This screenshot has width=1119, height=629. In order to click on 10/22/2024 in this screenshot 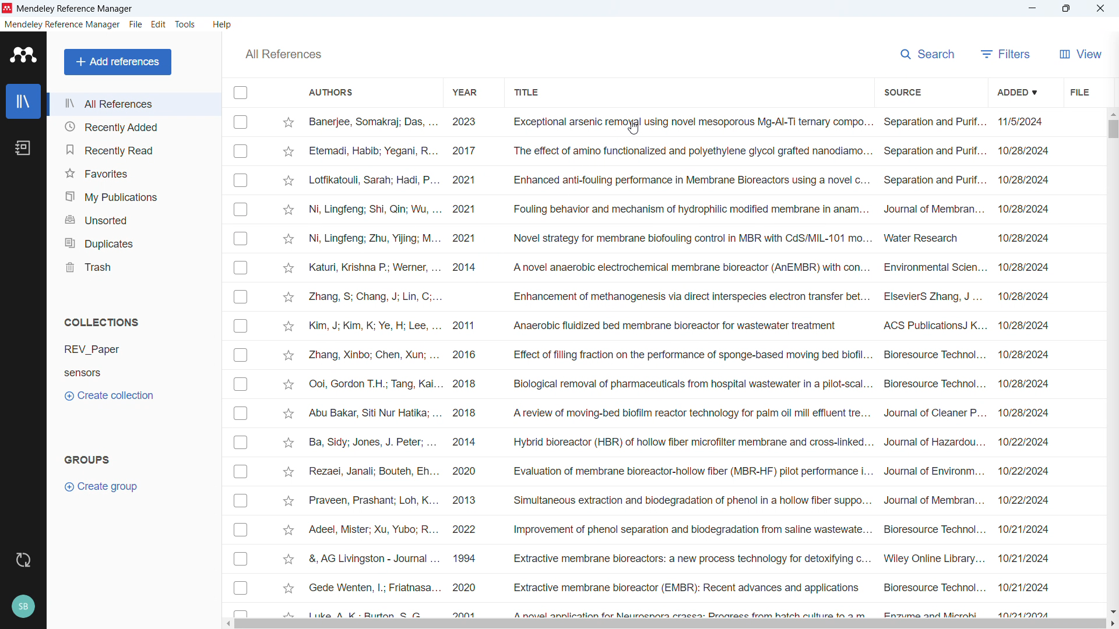, I will do `click(1030, 471)`.